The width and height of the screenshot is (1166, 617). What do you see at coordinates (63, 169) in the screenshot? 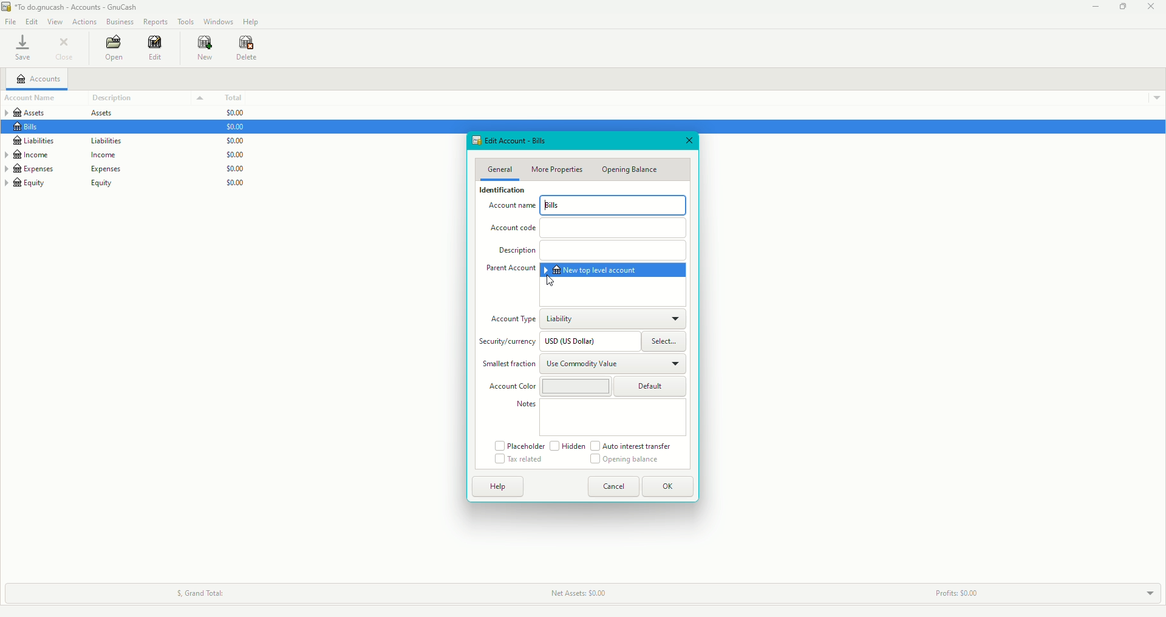
I see `Expenses` at bounding box center [63, 169].